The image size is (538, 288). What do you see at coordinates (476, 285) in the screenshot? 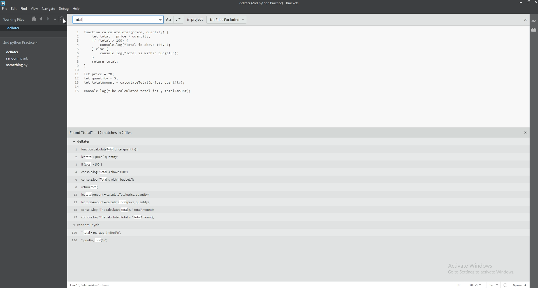
I see `UTF-8` at bounding box center [476, 285].